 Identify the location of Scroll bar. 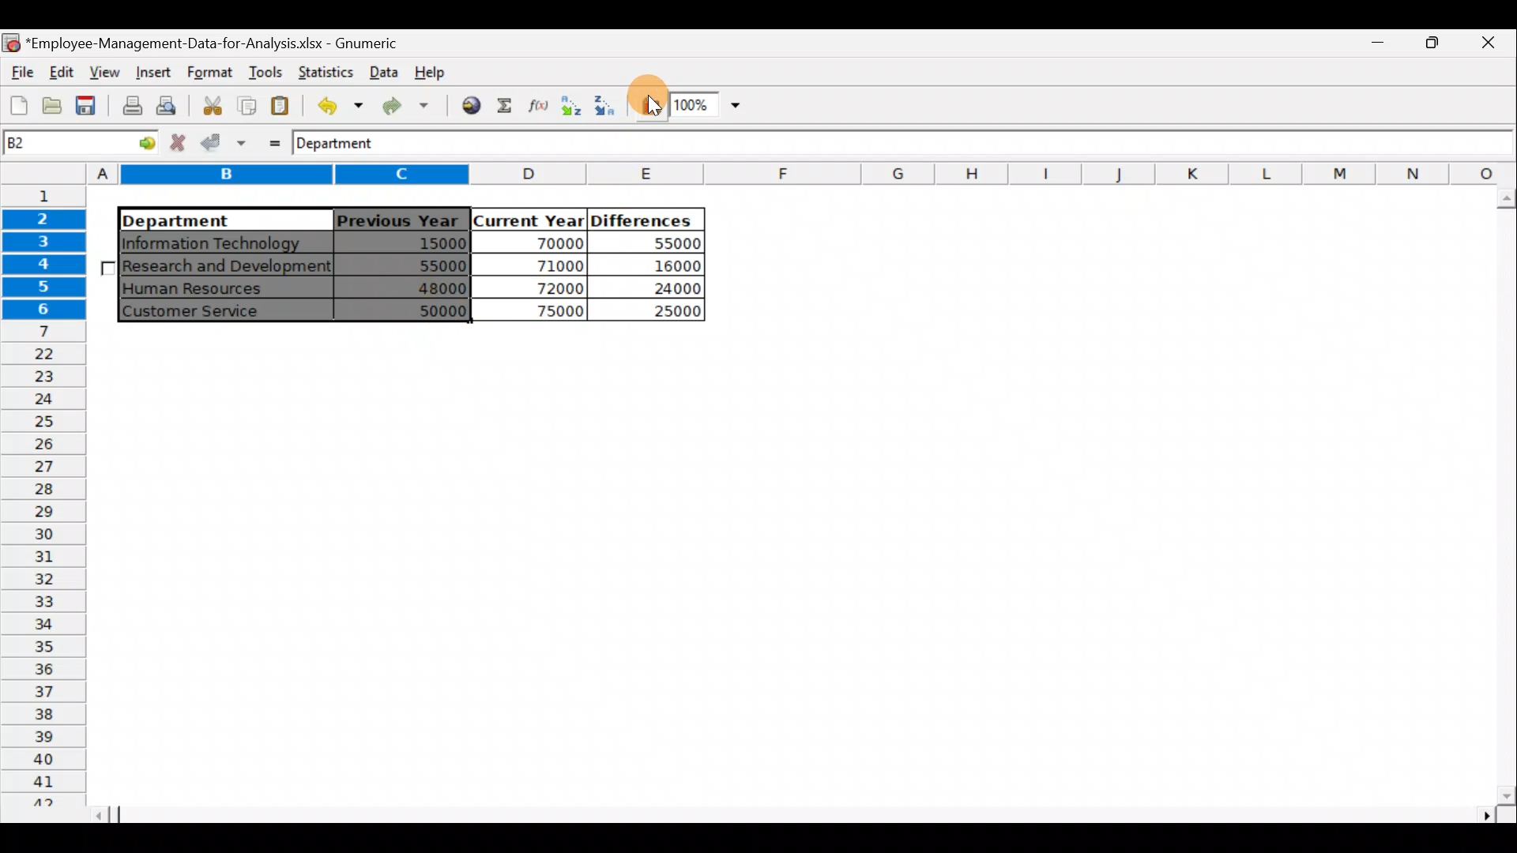
(806, 816).